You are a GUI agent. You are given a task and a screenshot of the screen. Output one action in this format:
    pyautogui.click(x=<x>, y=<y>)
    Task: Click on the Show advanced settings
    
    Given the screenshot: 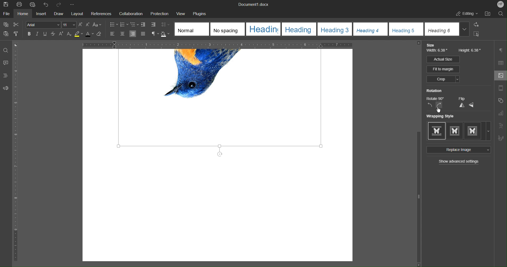 What is the action you would take?
    pyautogui.click(x=458, y=162)
    